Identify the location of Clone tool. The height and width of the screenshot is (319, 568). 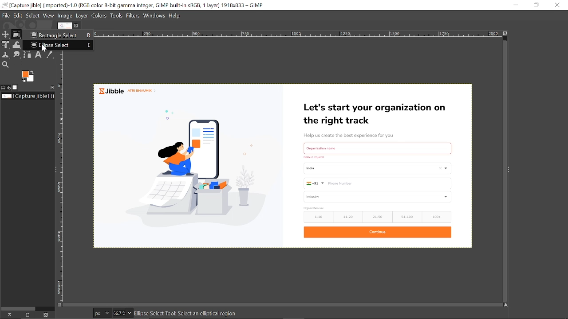
(7, 54).